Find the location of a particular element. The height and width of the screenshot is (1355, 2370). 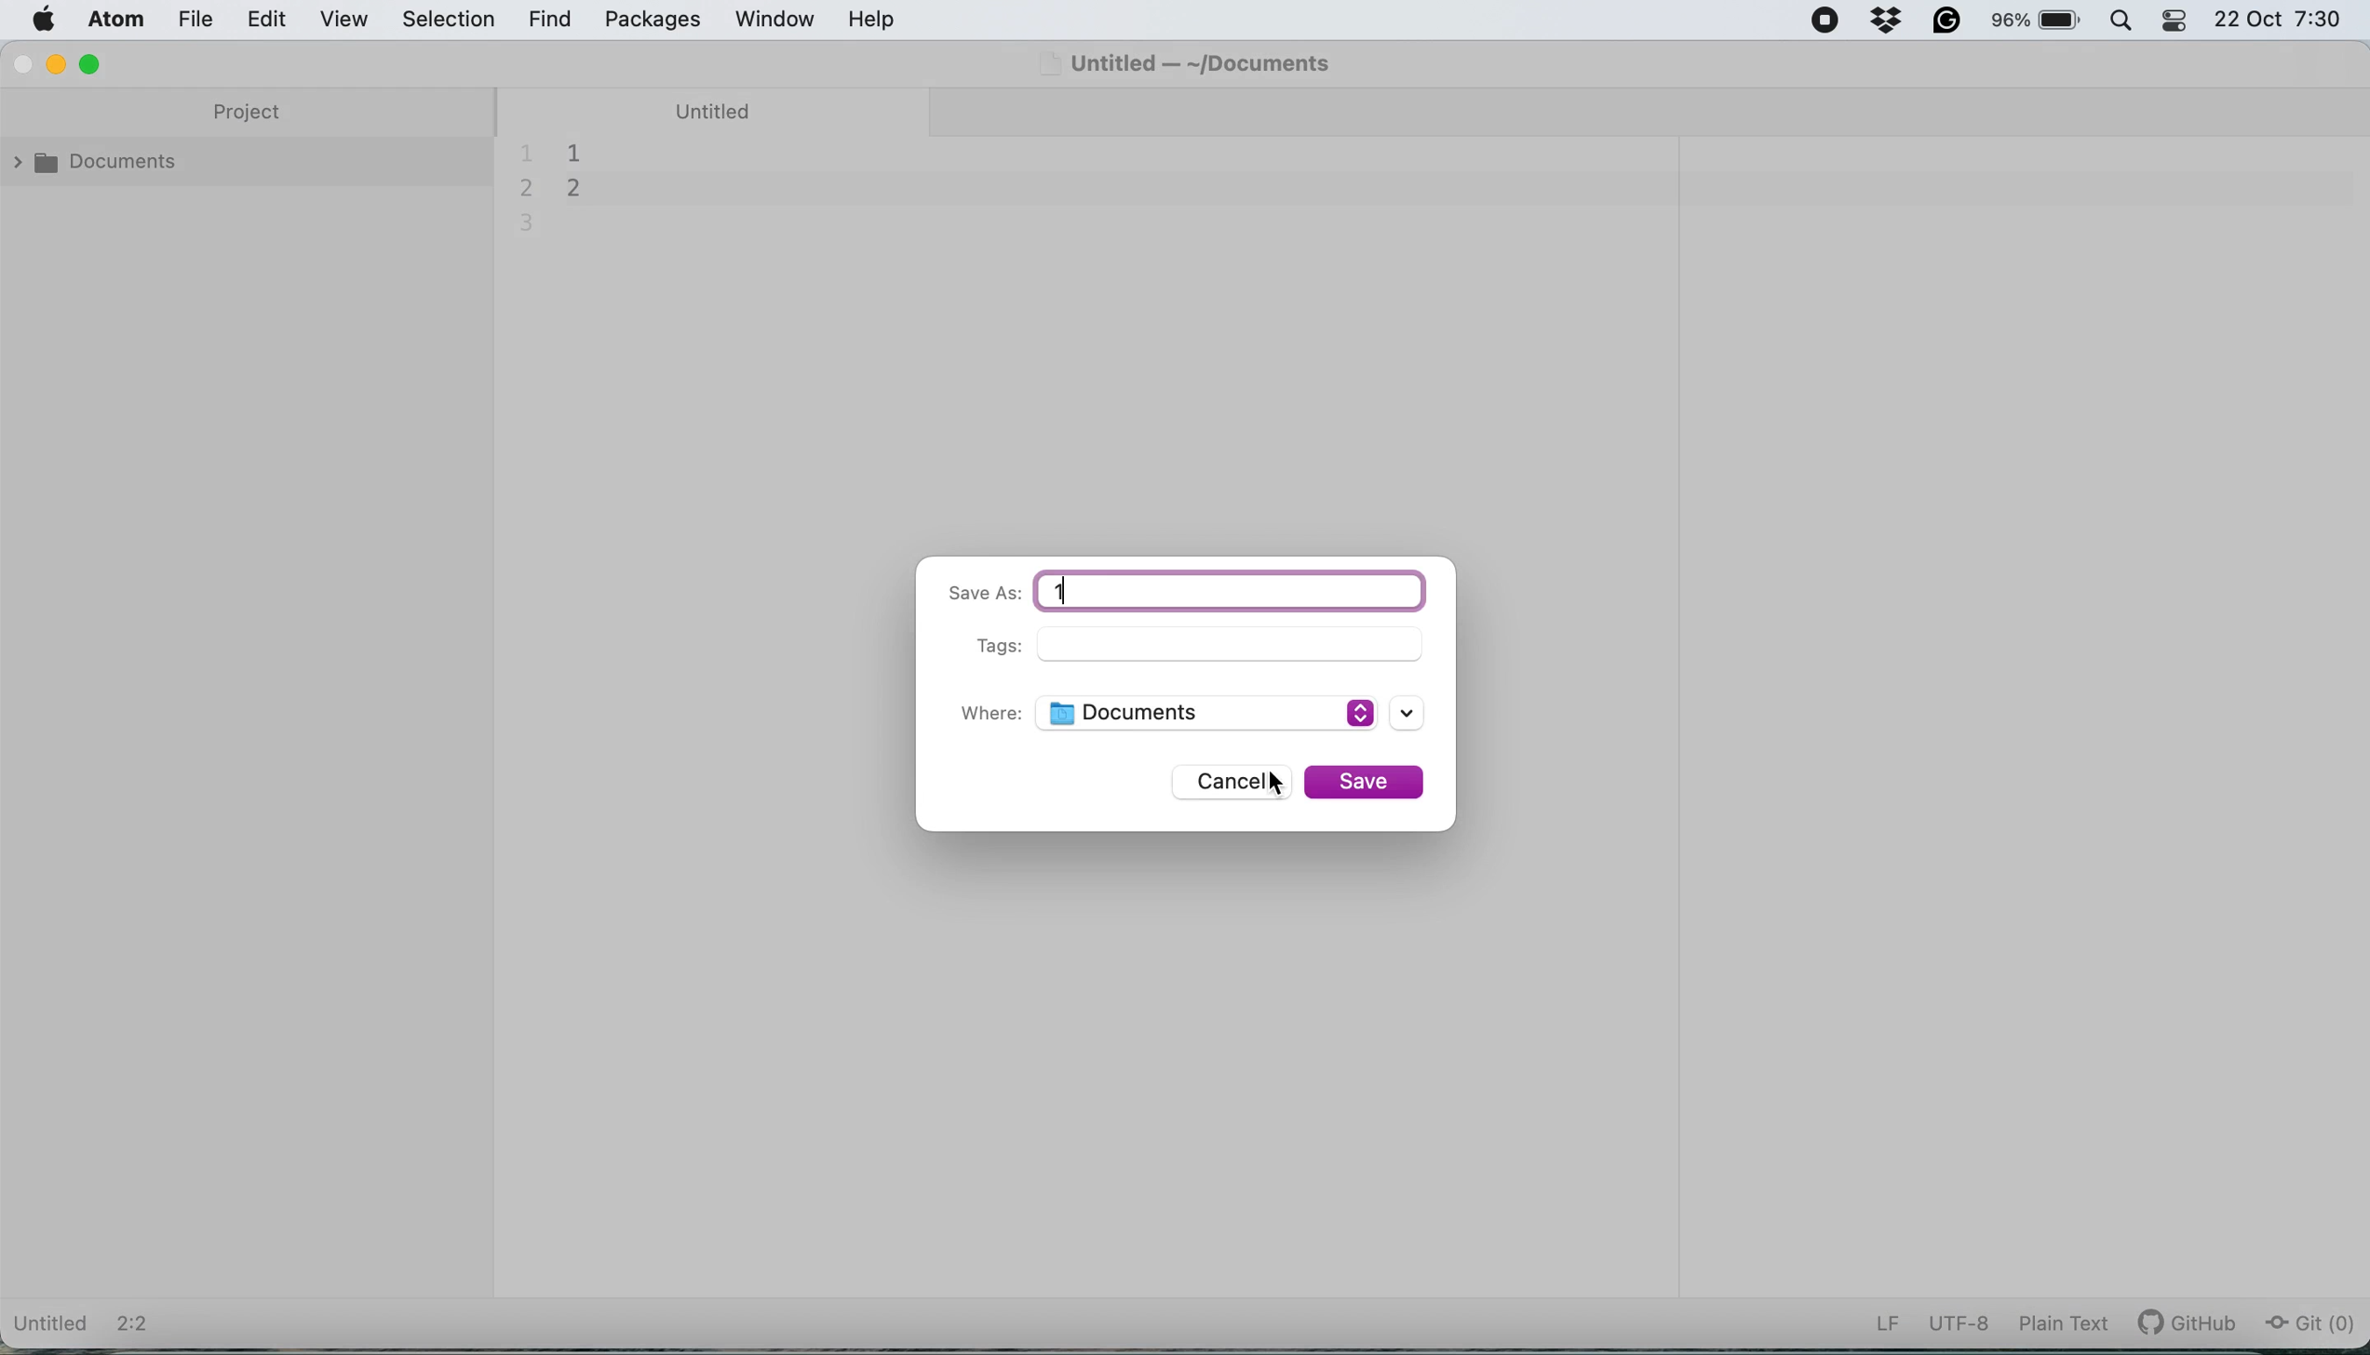

Tags: is located at coordinates (983, 647).